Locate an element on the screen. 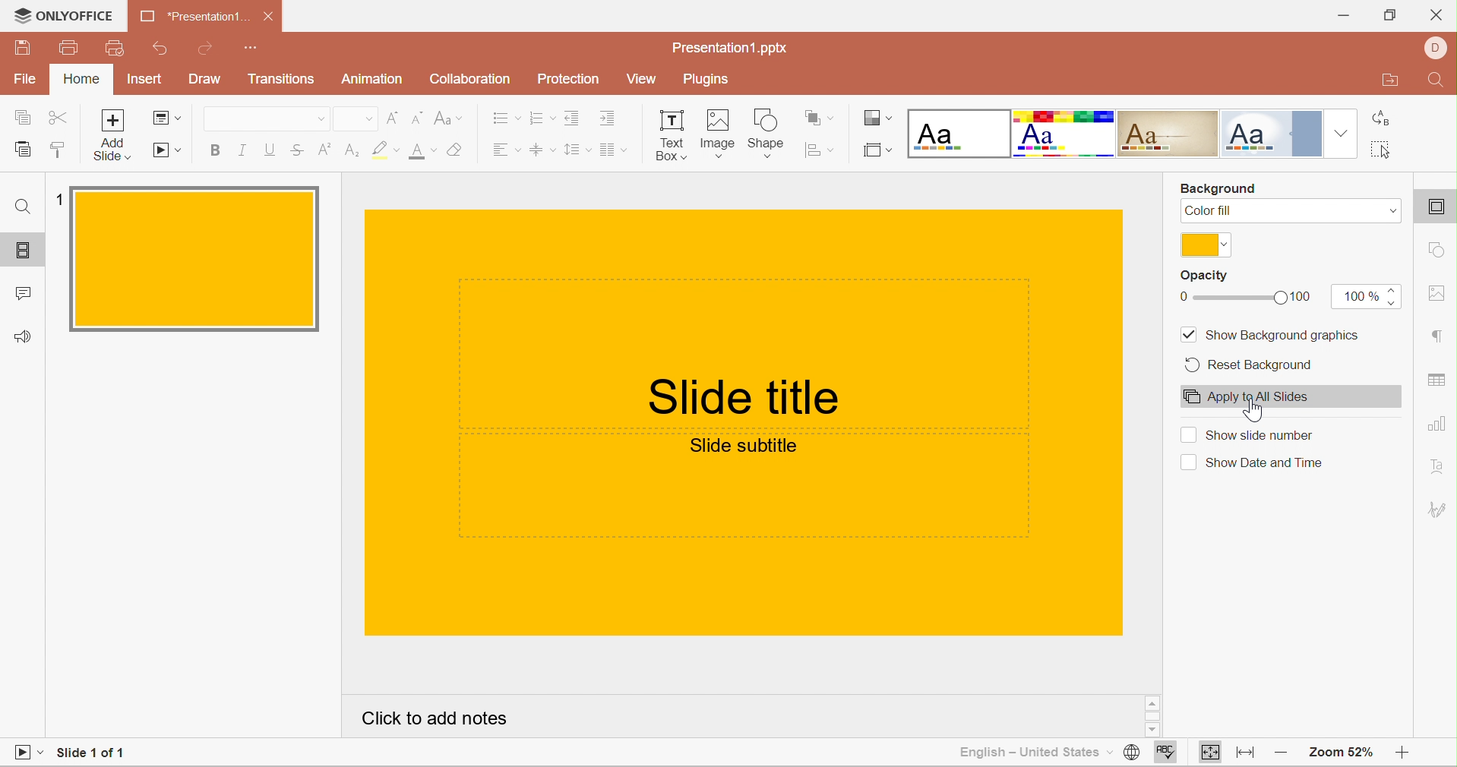  Change case is located at coordinates (445, 117).